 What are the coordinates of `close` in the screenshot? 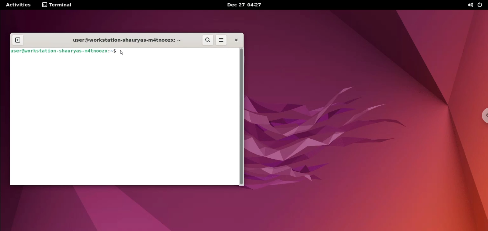 It's located at (234, 40).